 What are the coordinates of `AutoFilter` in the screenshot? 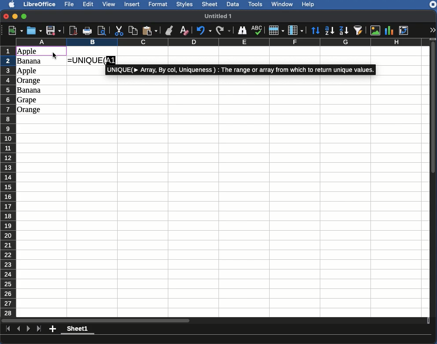 It's located at (359, 30).